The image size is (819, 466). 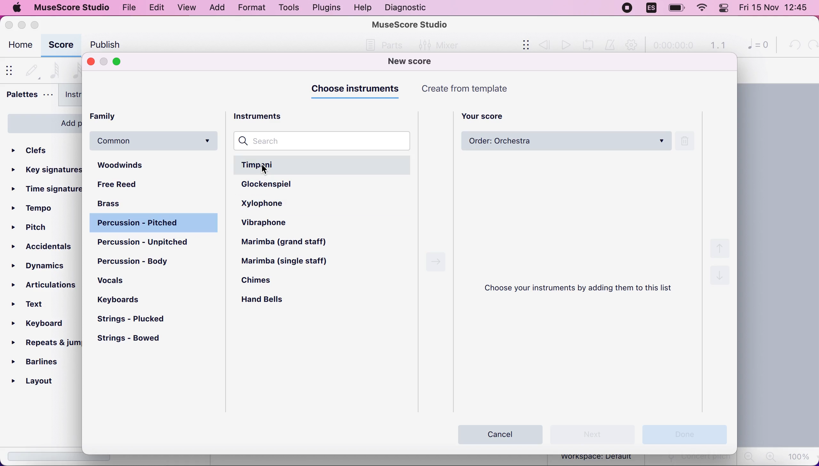 What do you see at coordinates (35, 208) in the screenshot?
I see `tempo` at bounding box center [35, 208].